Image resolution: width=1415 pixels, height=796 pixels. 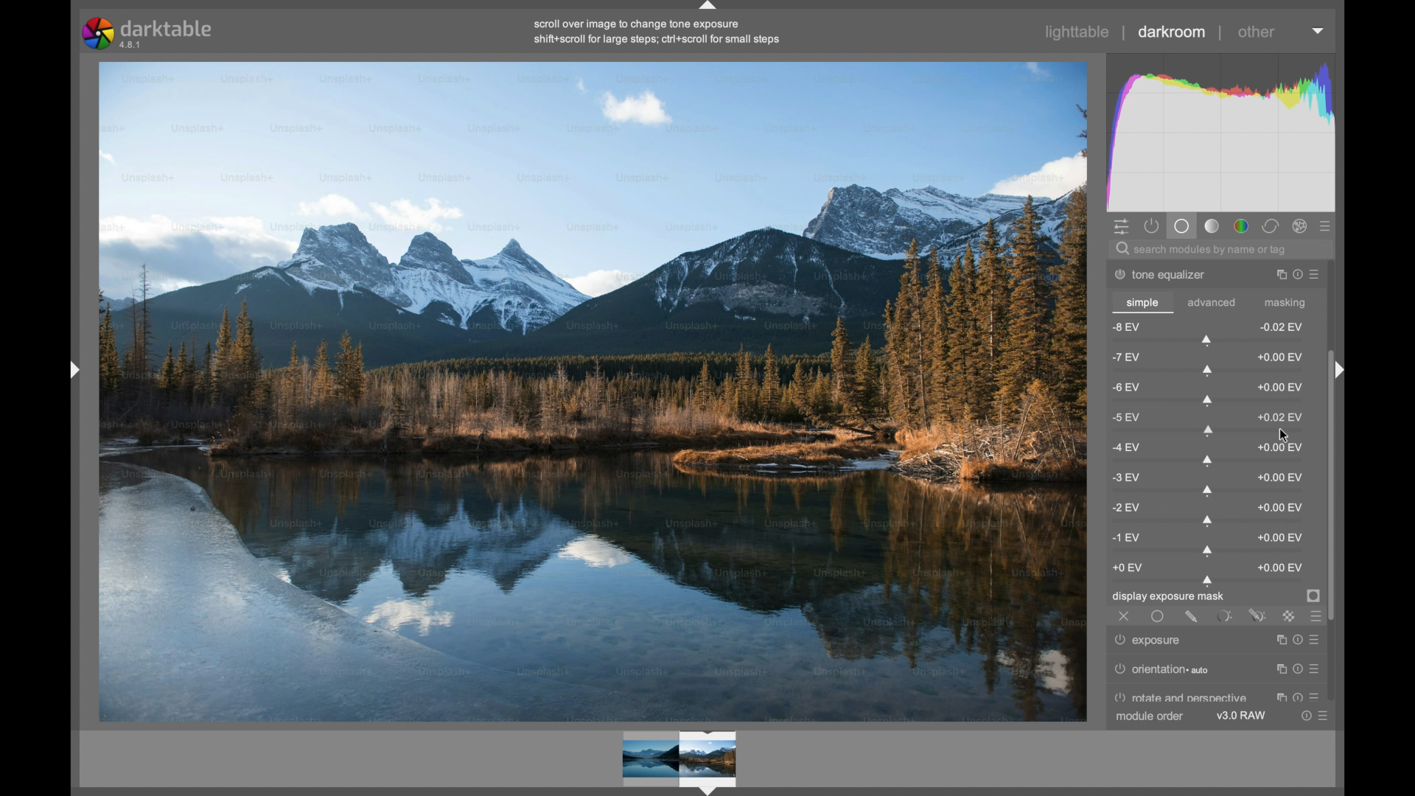 I want to click on reset parameters, so click(x=1304, y=716).